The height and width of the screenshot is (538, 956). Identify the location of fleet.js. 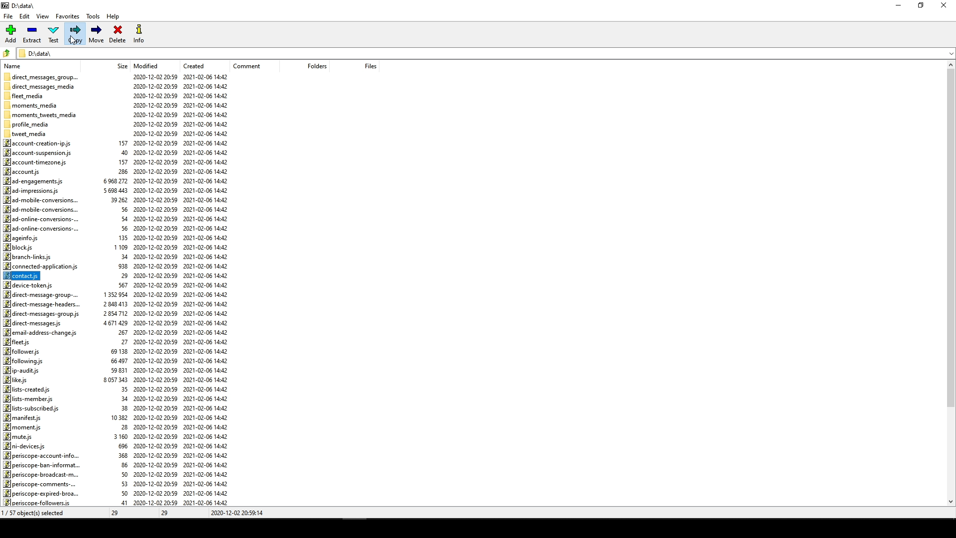
(18, 342).